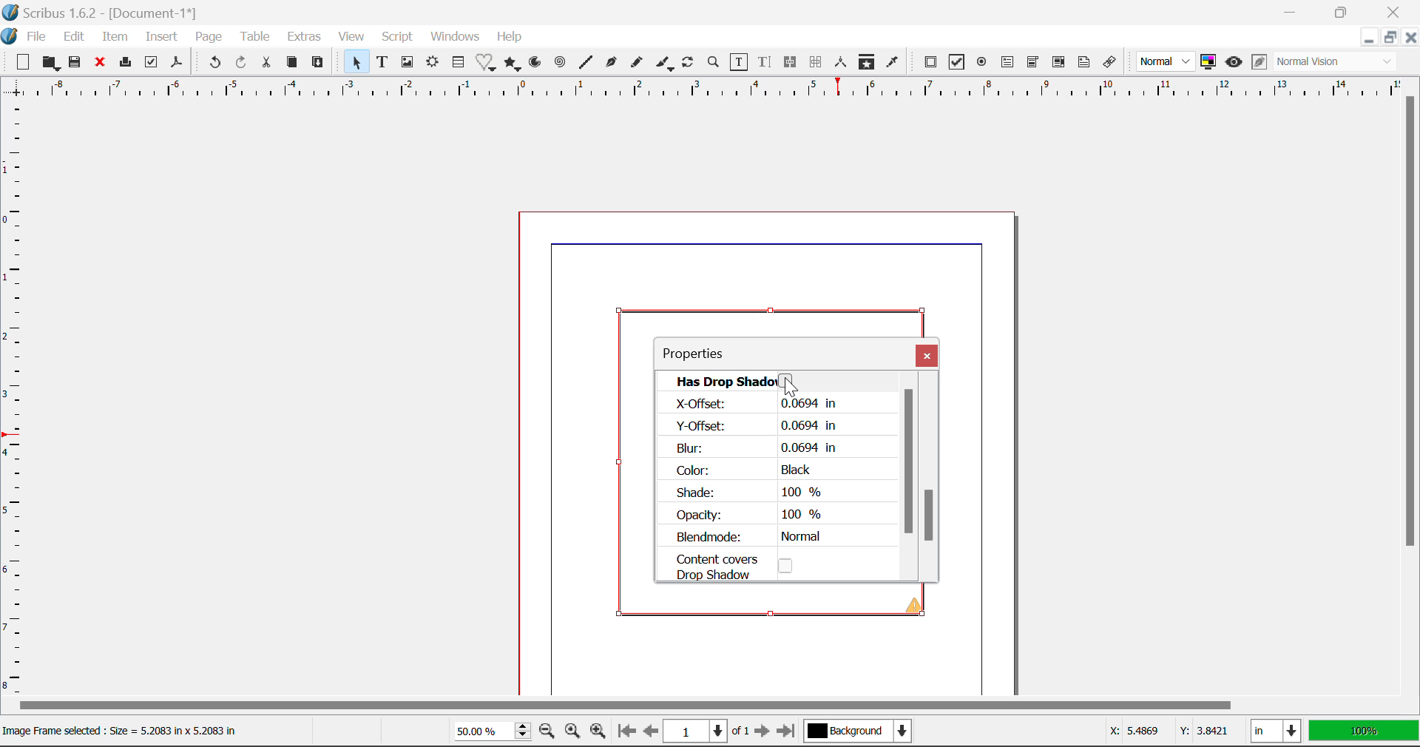 Image resolution: width=1420 pixels, height=747 pixels. Describe the element at coordinates (409, 64) in the screenshot. I see `Image Frame` at that location.